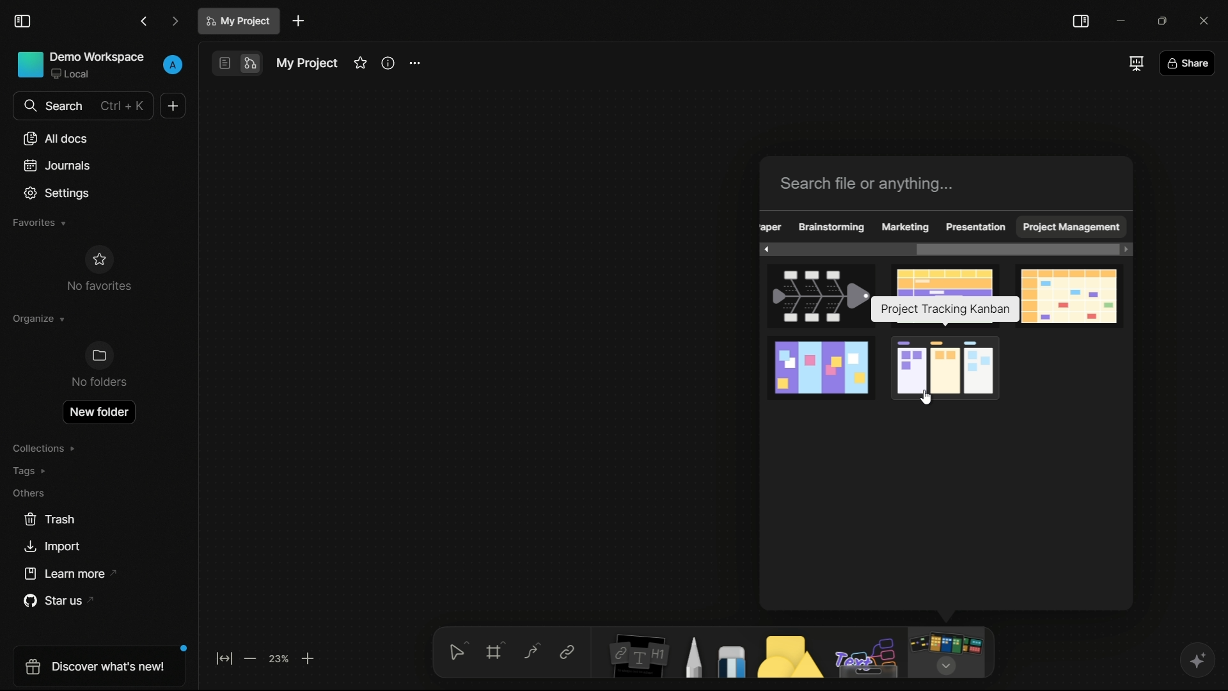 This screenshot has height=691, width=1228. I want to click on profile icon, so click(174, 63).